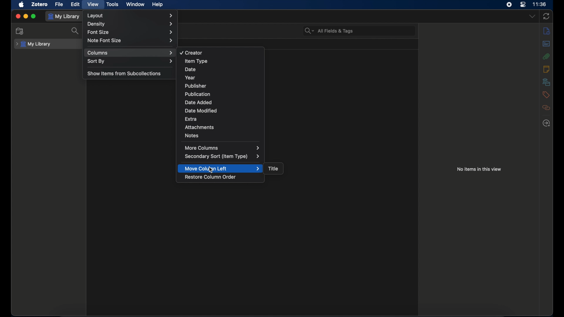 The image size is (564, 317). I want to click on abstract, so click(546, 44).